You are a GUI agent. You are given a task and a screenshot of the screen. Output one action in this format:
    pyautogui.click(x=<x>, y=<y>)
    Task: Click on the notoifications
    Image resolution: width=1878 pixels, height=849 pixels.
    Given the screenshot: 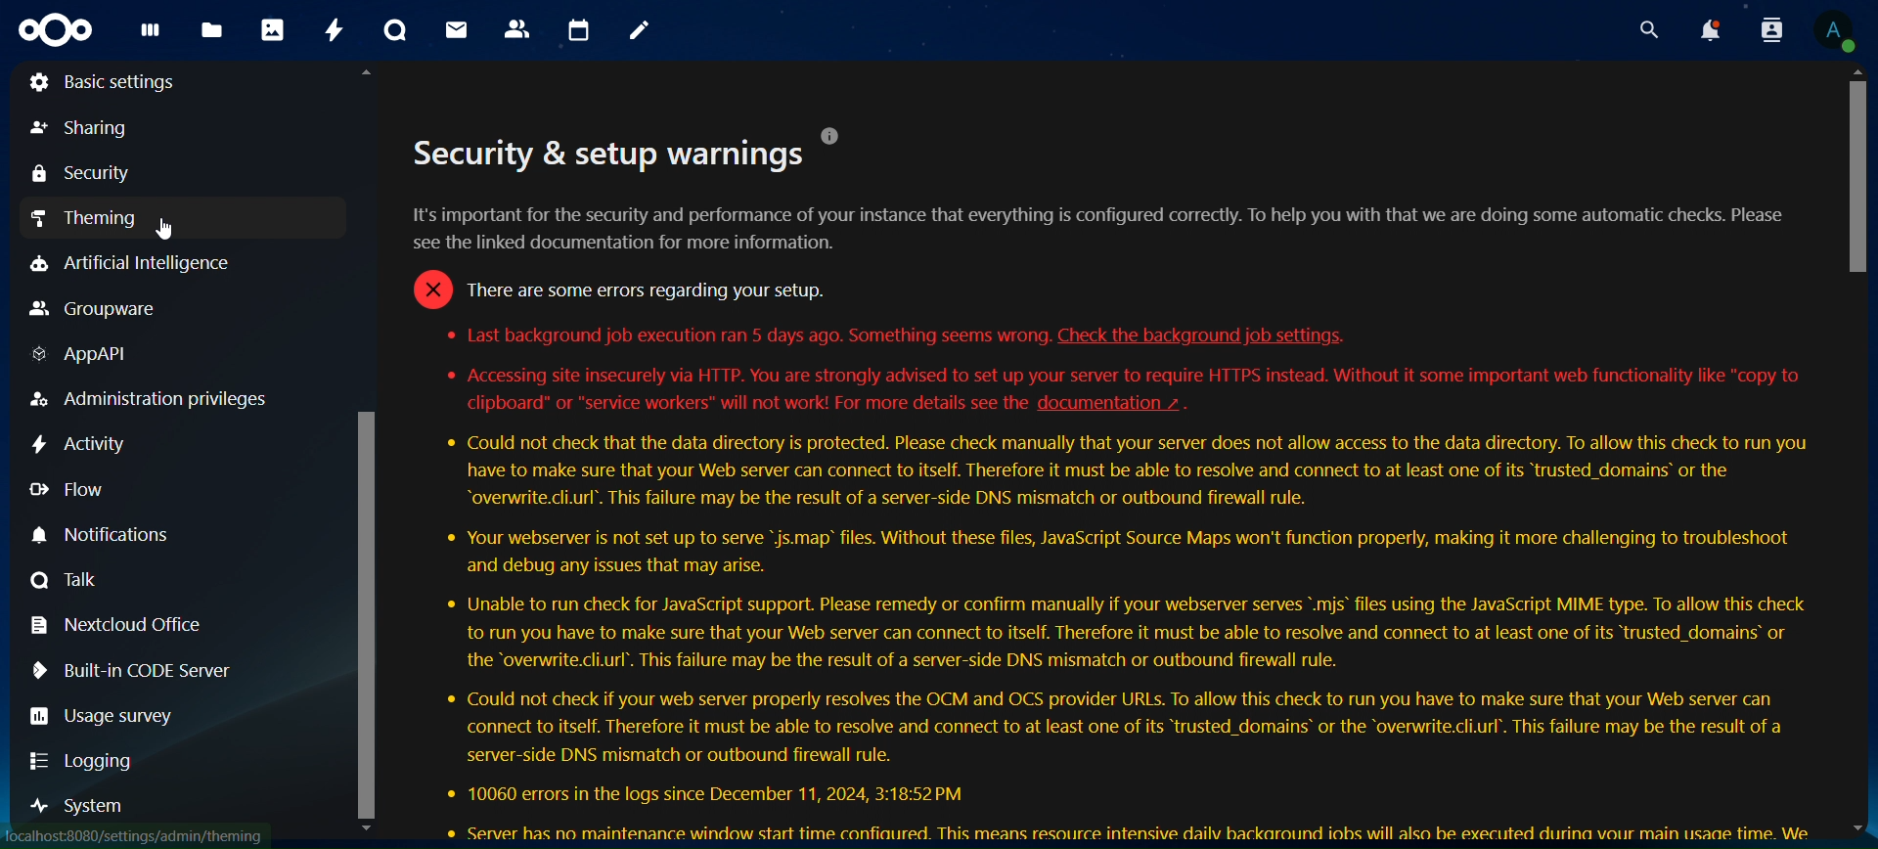 What is the action you would take?
    pyautogui.click(x=1712, y=31)
    